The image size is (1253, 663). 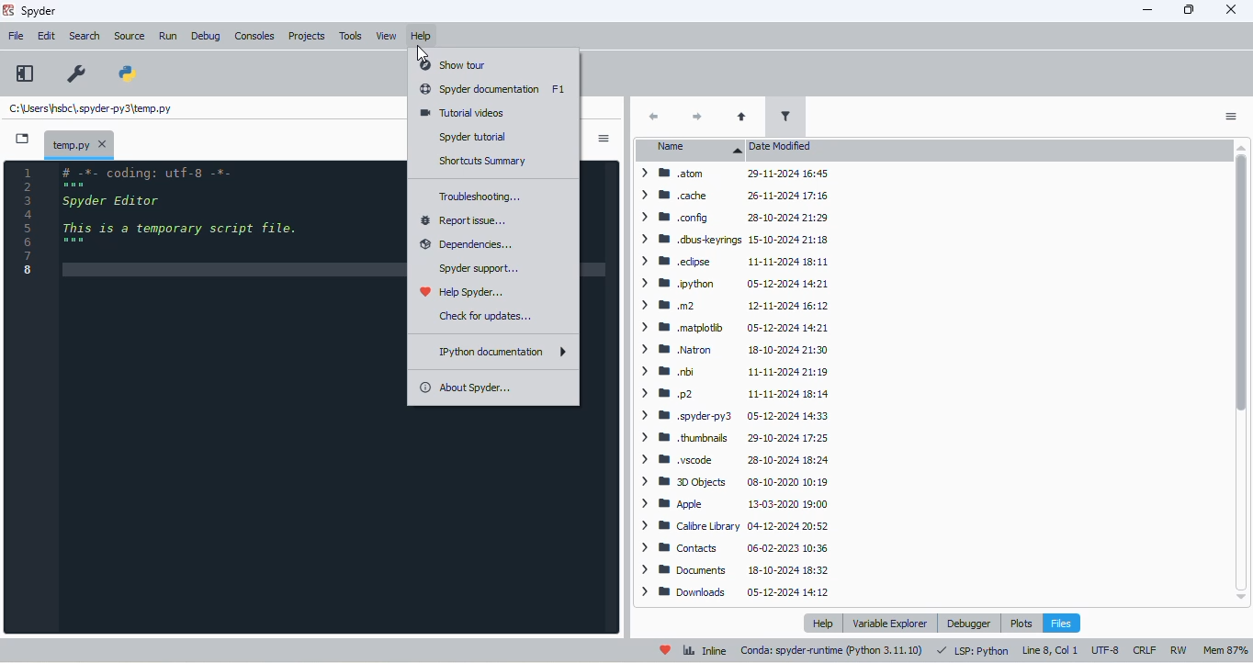 I want to click on > B® .pvthon 05-12-2024 14:21, so click(x=731, y=281).